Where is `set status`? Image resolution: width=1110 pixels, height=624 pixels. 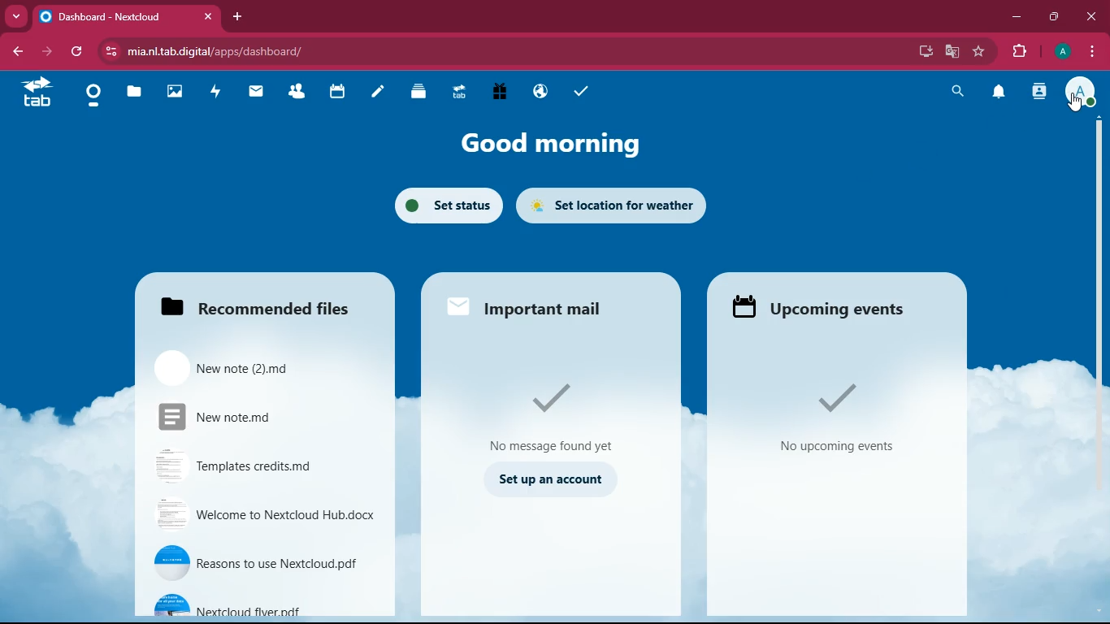 set status is located at coordinates (449, 205).